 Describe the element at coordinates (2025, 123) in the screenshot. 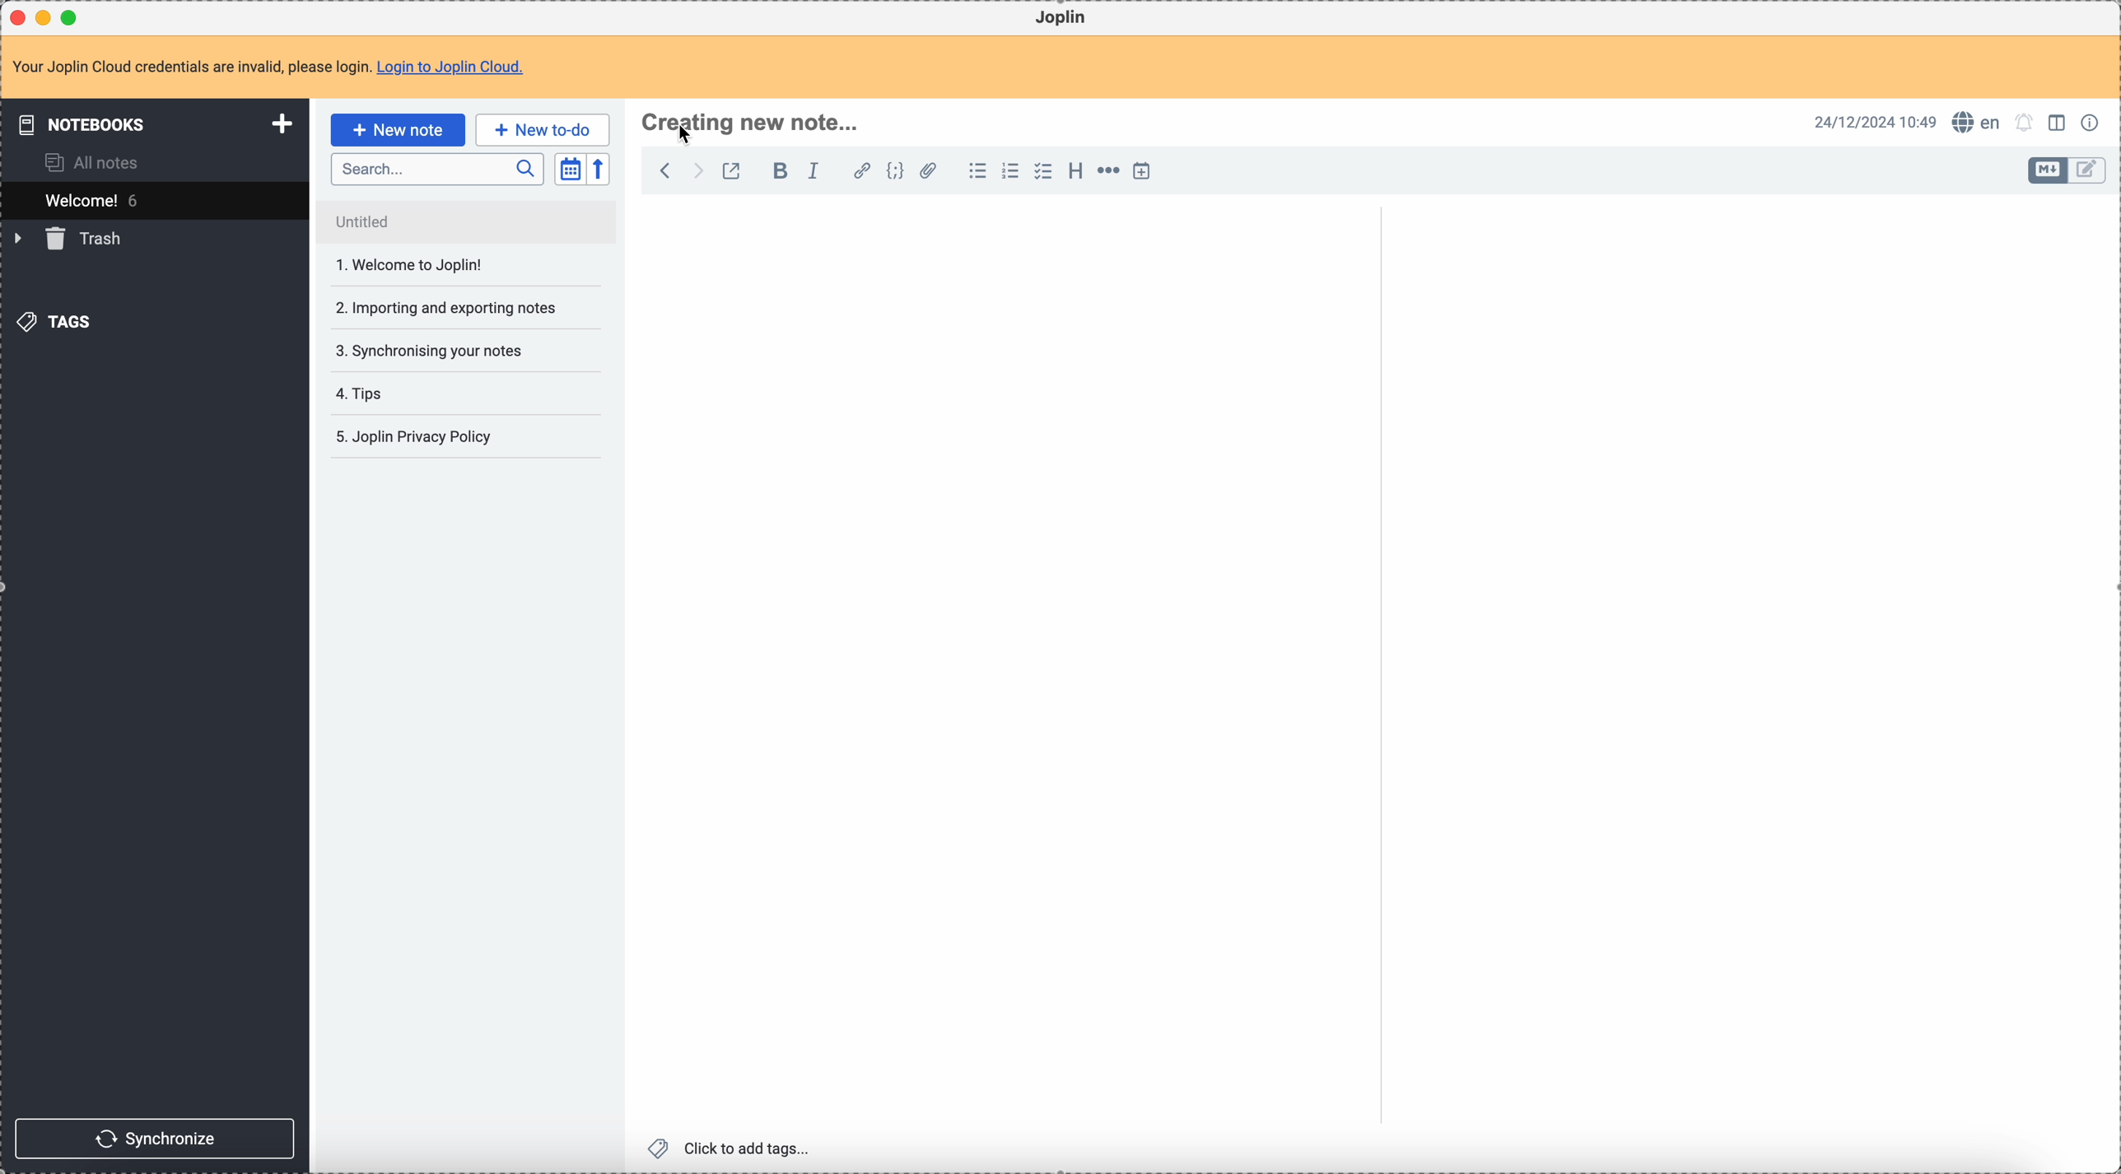

I see `set alarm` at that location.